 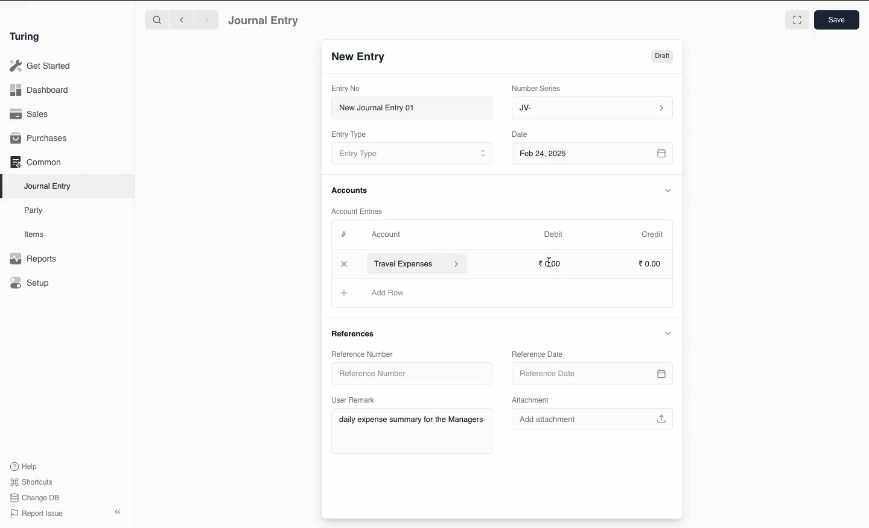 What do you see at coordinates (553, 234) in the screenshot?
I see `Debit` at bounding box center [553, 234].